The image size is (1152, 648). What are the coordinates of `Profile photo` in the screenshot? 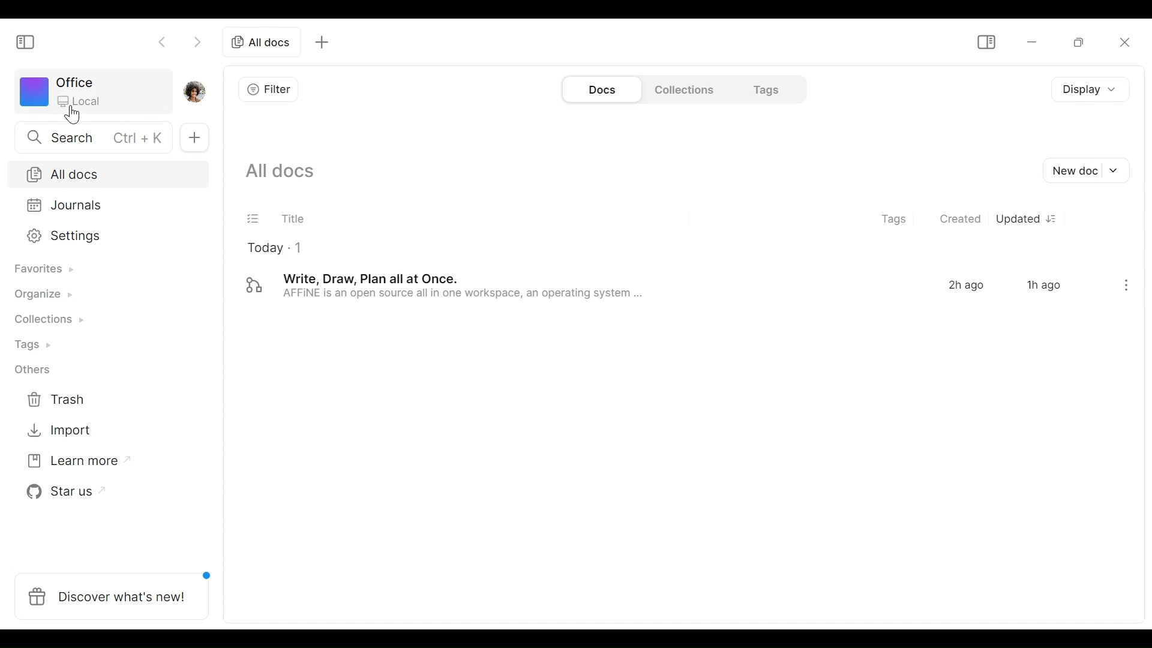 It's located at (199, 92).